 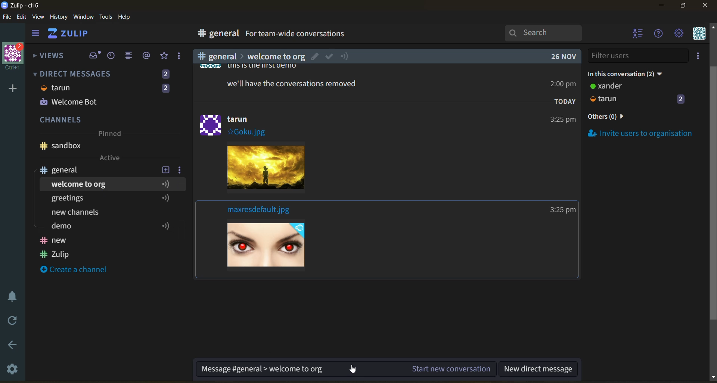 What do you see at coordinates (561, 85) in the screenshot?
I see `` at bounding box center [561, 85].